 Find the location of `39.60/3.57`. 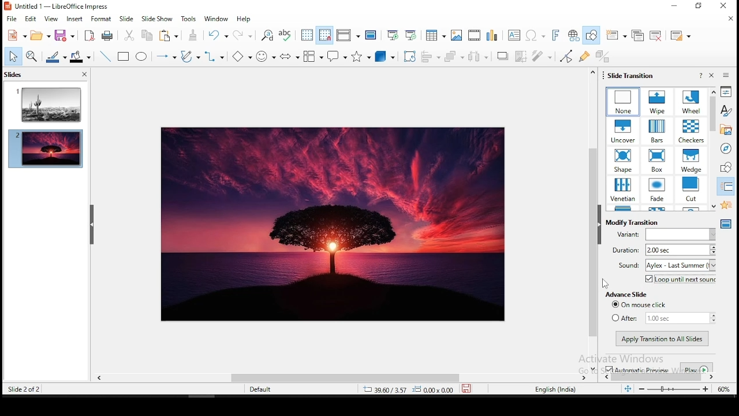

39.60/3.57 is located at coordinates (379, 391).